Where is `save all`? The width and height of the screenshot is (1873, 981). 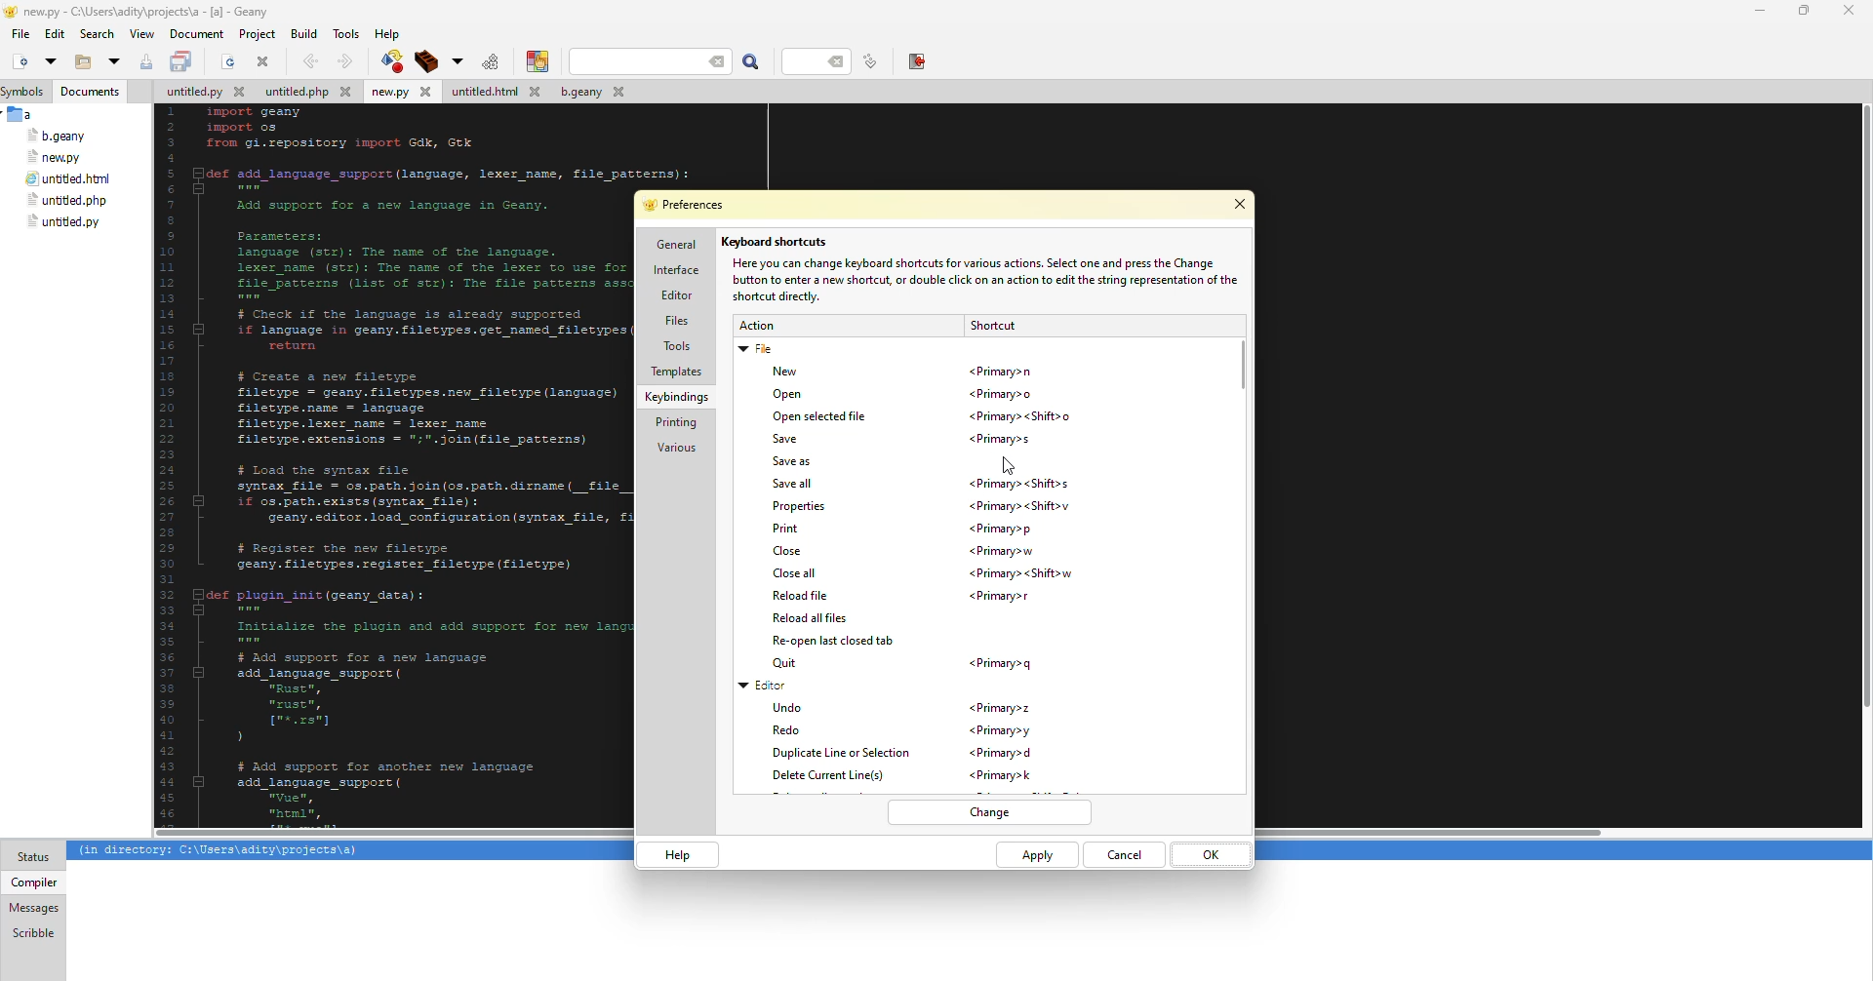
save all is located at coordinates (794, 484).